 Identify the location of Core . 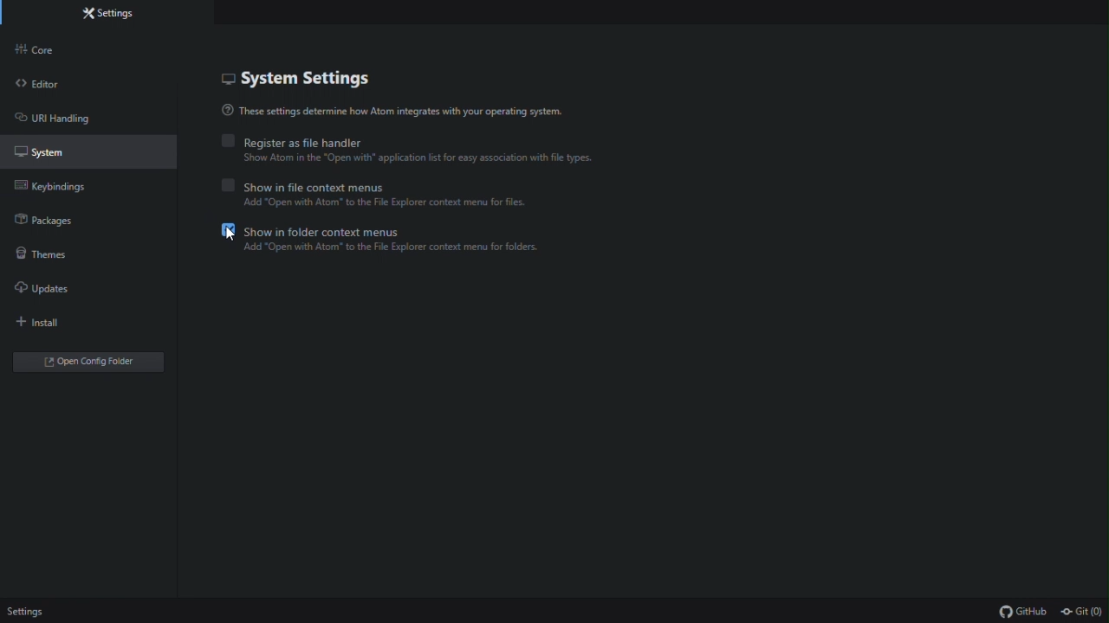
(99, 46).